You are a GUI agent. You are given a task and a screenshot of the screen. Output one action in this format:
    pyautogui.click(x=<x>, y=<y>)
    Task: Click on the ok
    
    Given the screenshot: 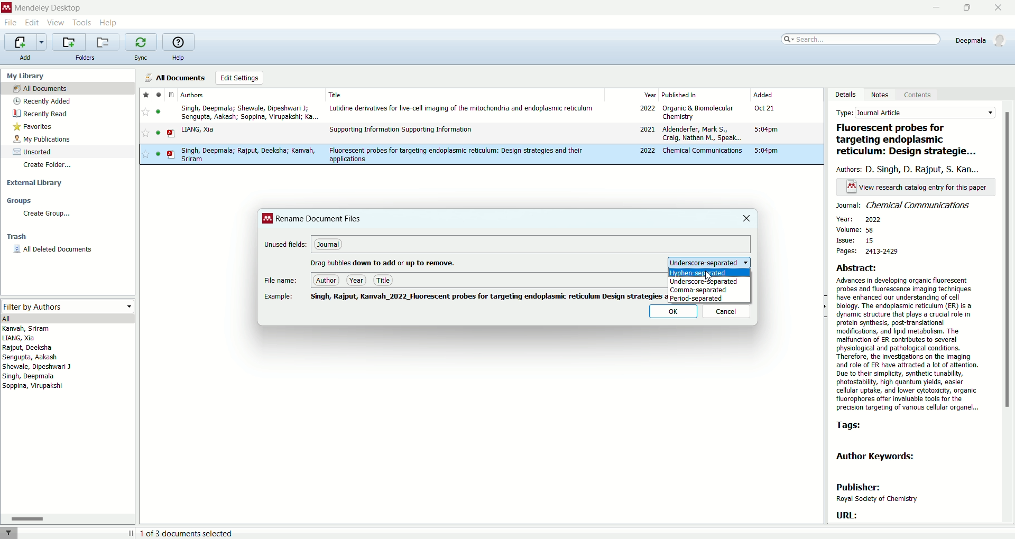 What is the action you would take?
    pyautogui.click(x=671, y=312)
    